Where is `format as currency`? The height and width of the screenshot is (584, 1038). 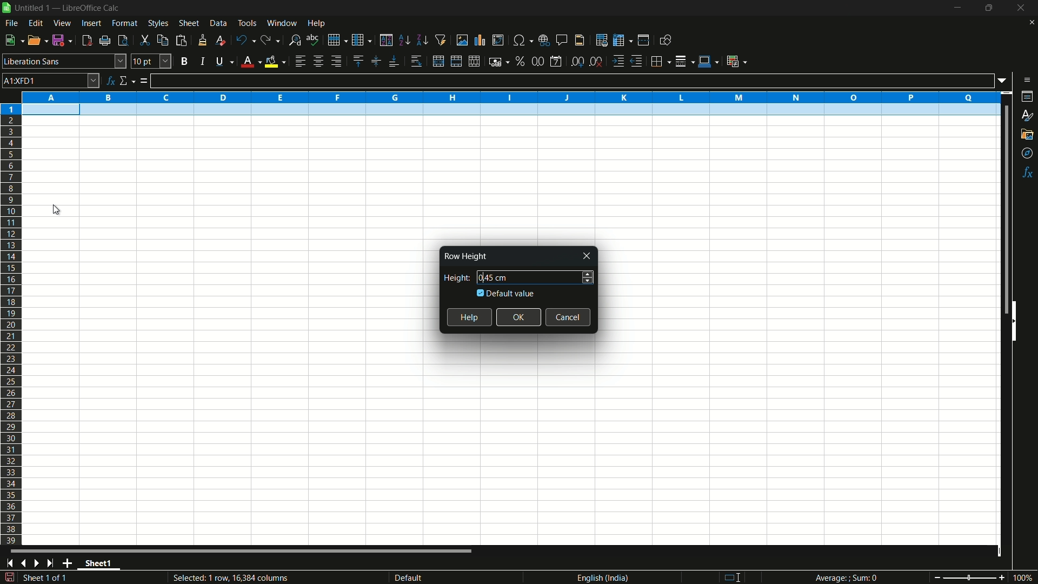
format as currency is located at coordinates (499, 62).